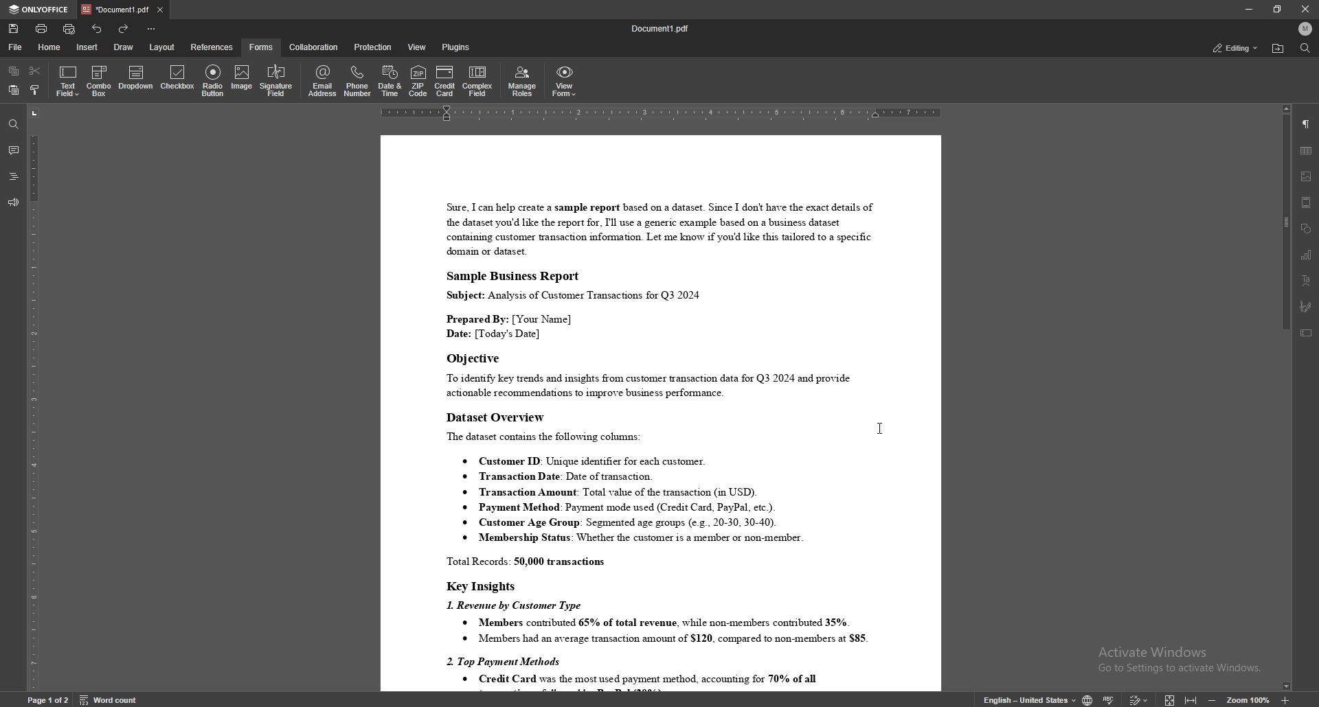 Image resolution: width=1319 pixels, height=707 pixels. What do you see at coordinates (14, 176) in the screenshot?
I see `headings` at bounding box center [14, 176].